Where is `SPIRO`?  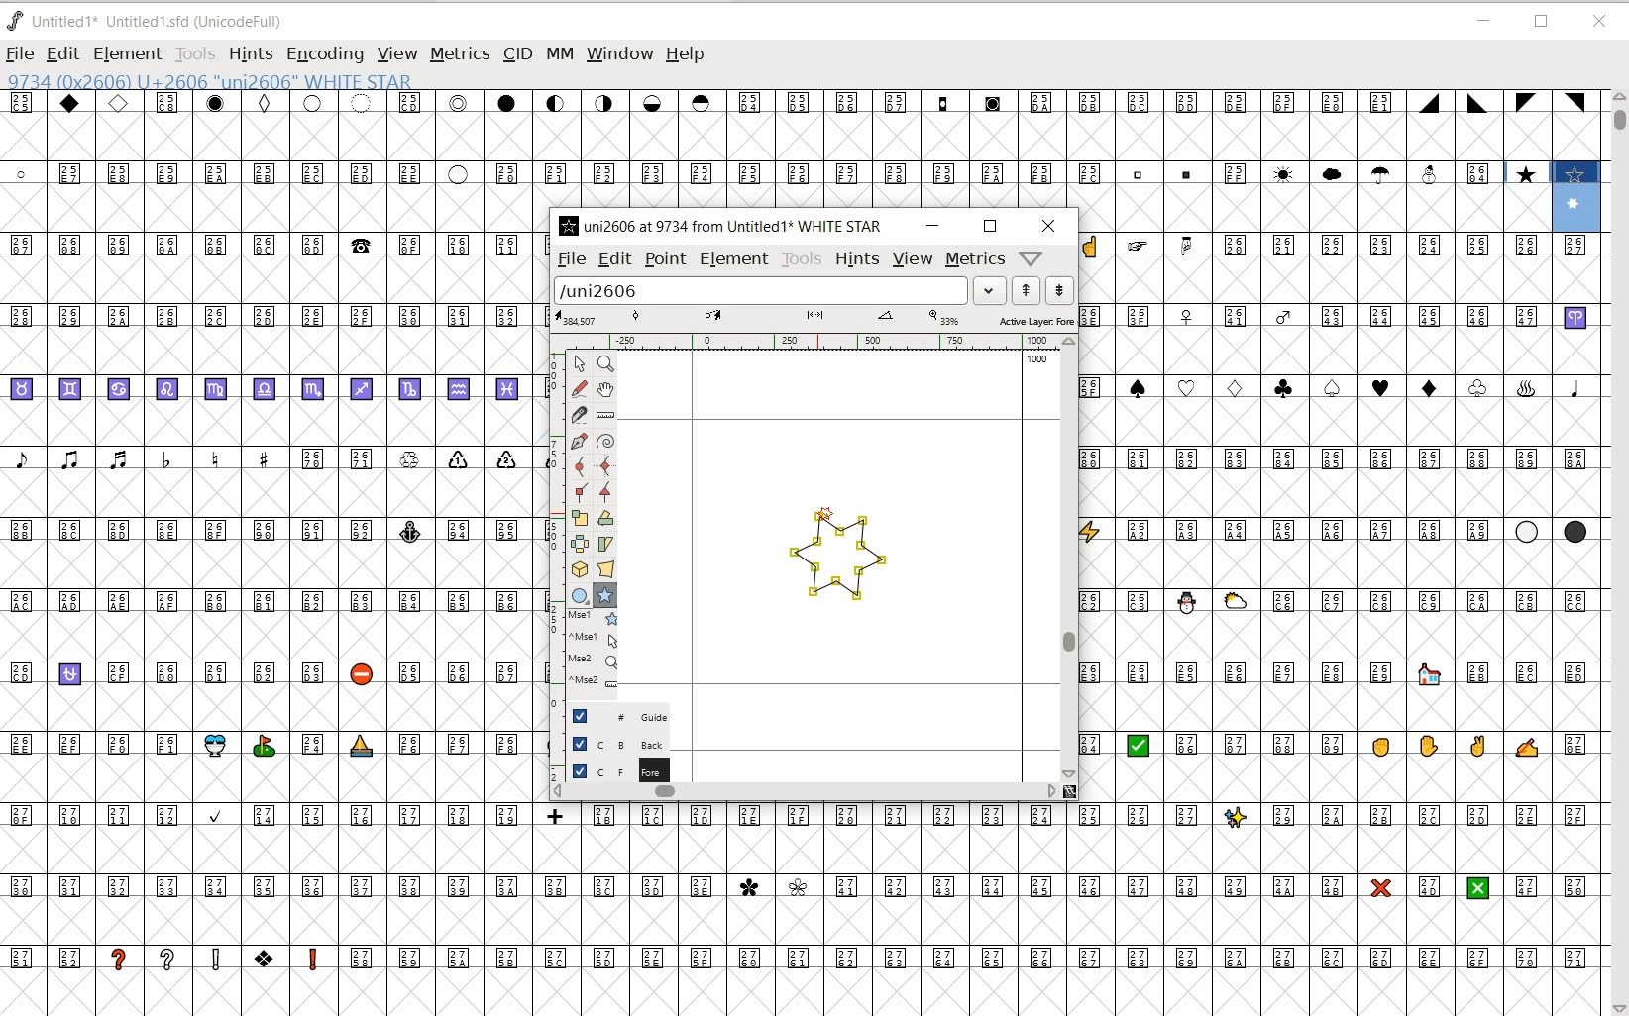
SPIRO is located at coordinates (606, 442).